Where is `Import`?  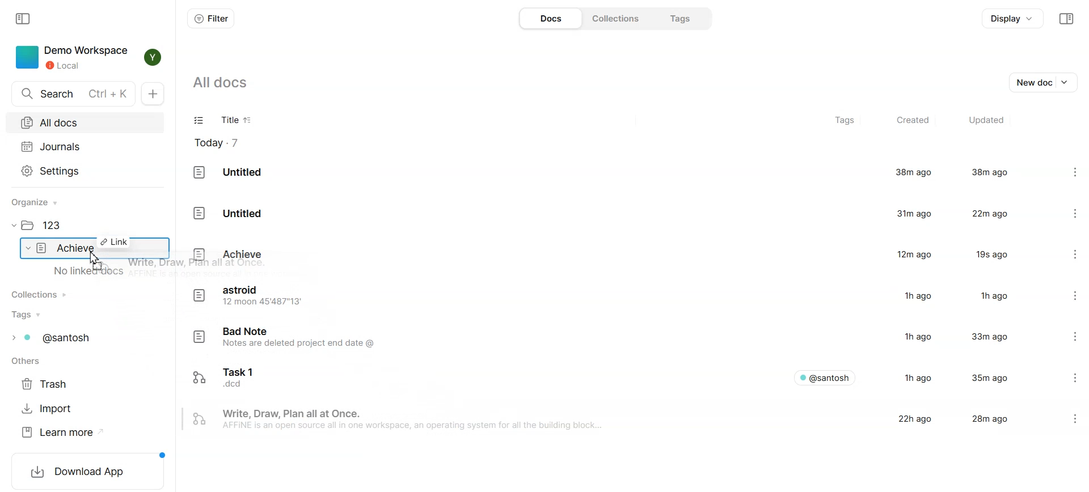
Import is located at coordinates (48, 409).